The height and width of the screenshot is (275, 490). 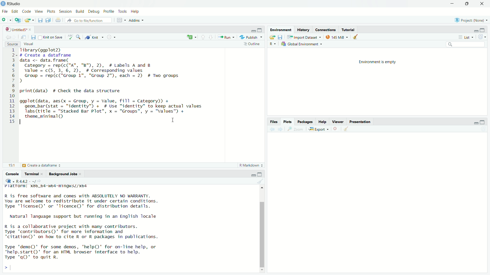 What do you see at coordinates (13, 173) in the screenshot?
I see `Console` at bounding box center [13, 173].